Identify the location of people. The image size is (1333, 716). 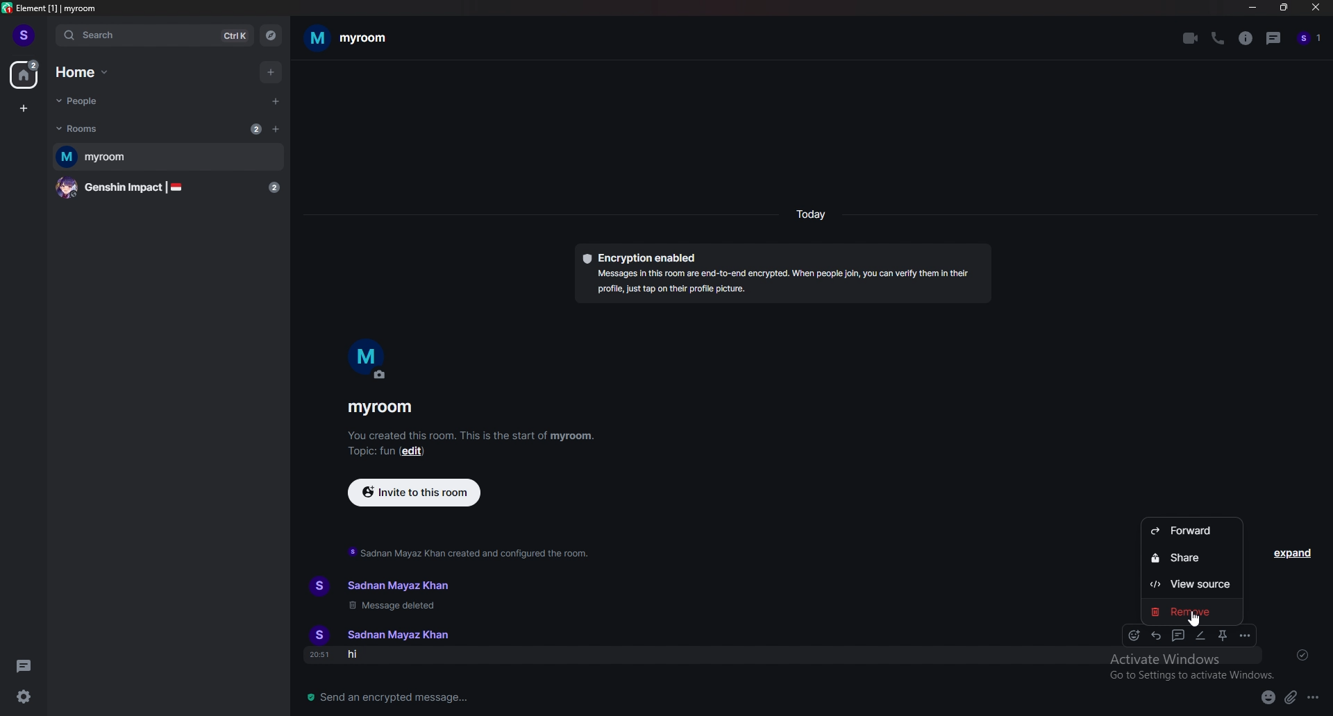
(86, 102).